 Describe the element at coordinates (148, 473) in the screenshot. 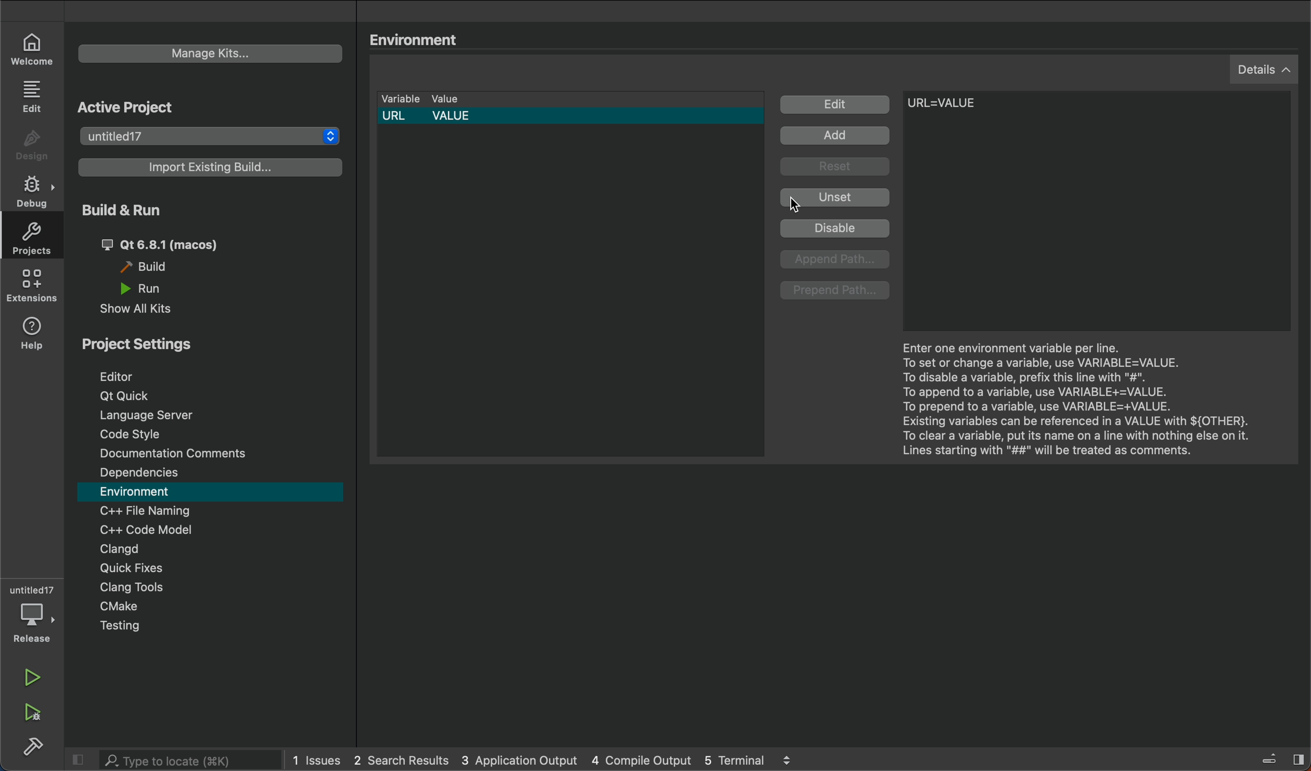

I see `dependencies` at that location.